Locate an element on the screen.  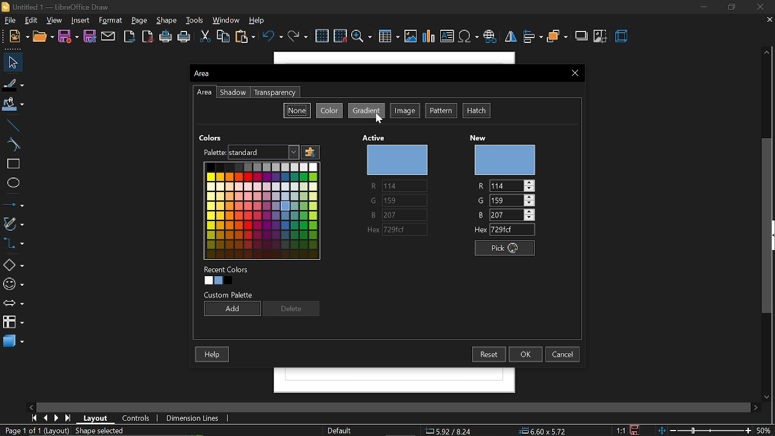
align is located at coordinates (533, 38).